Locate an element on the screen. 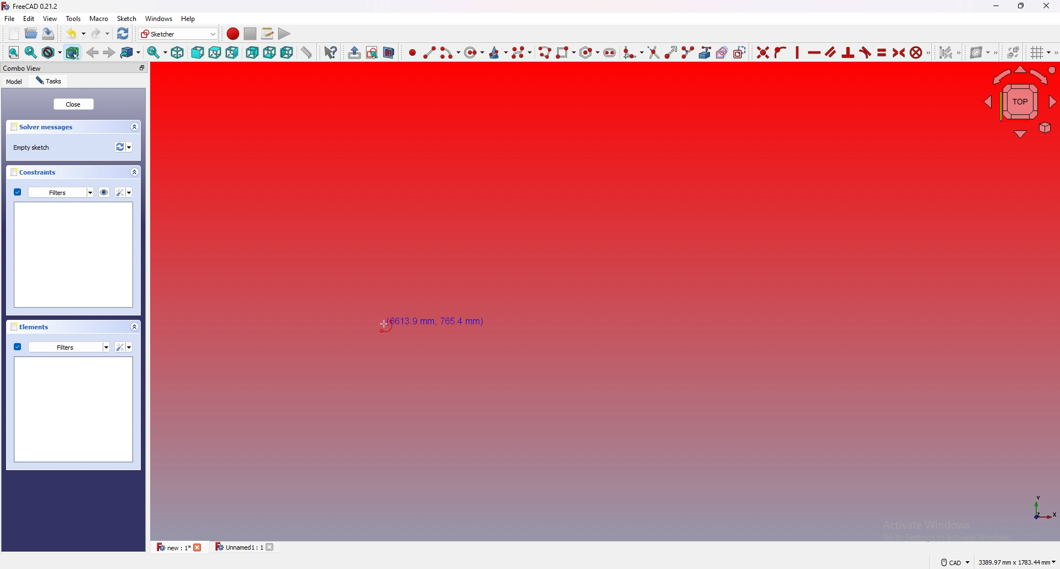 The height and width of the screenshot is (569, 1060). draw style is located at coordinates (51, 52).